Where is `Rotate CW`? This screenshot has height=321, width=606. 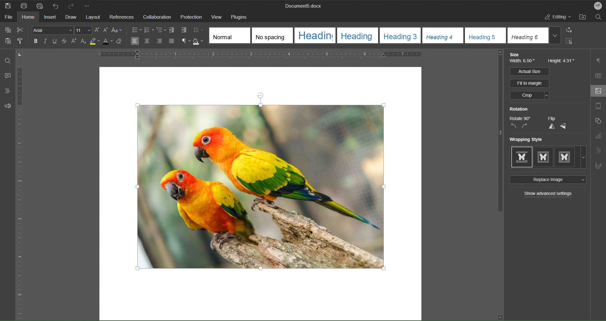 Rotate CW is located at coordinates (525, 126).